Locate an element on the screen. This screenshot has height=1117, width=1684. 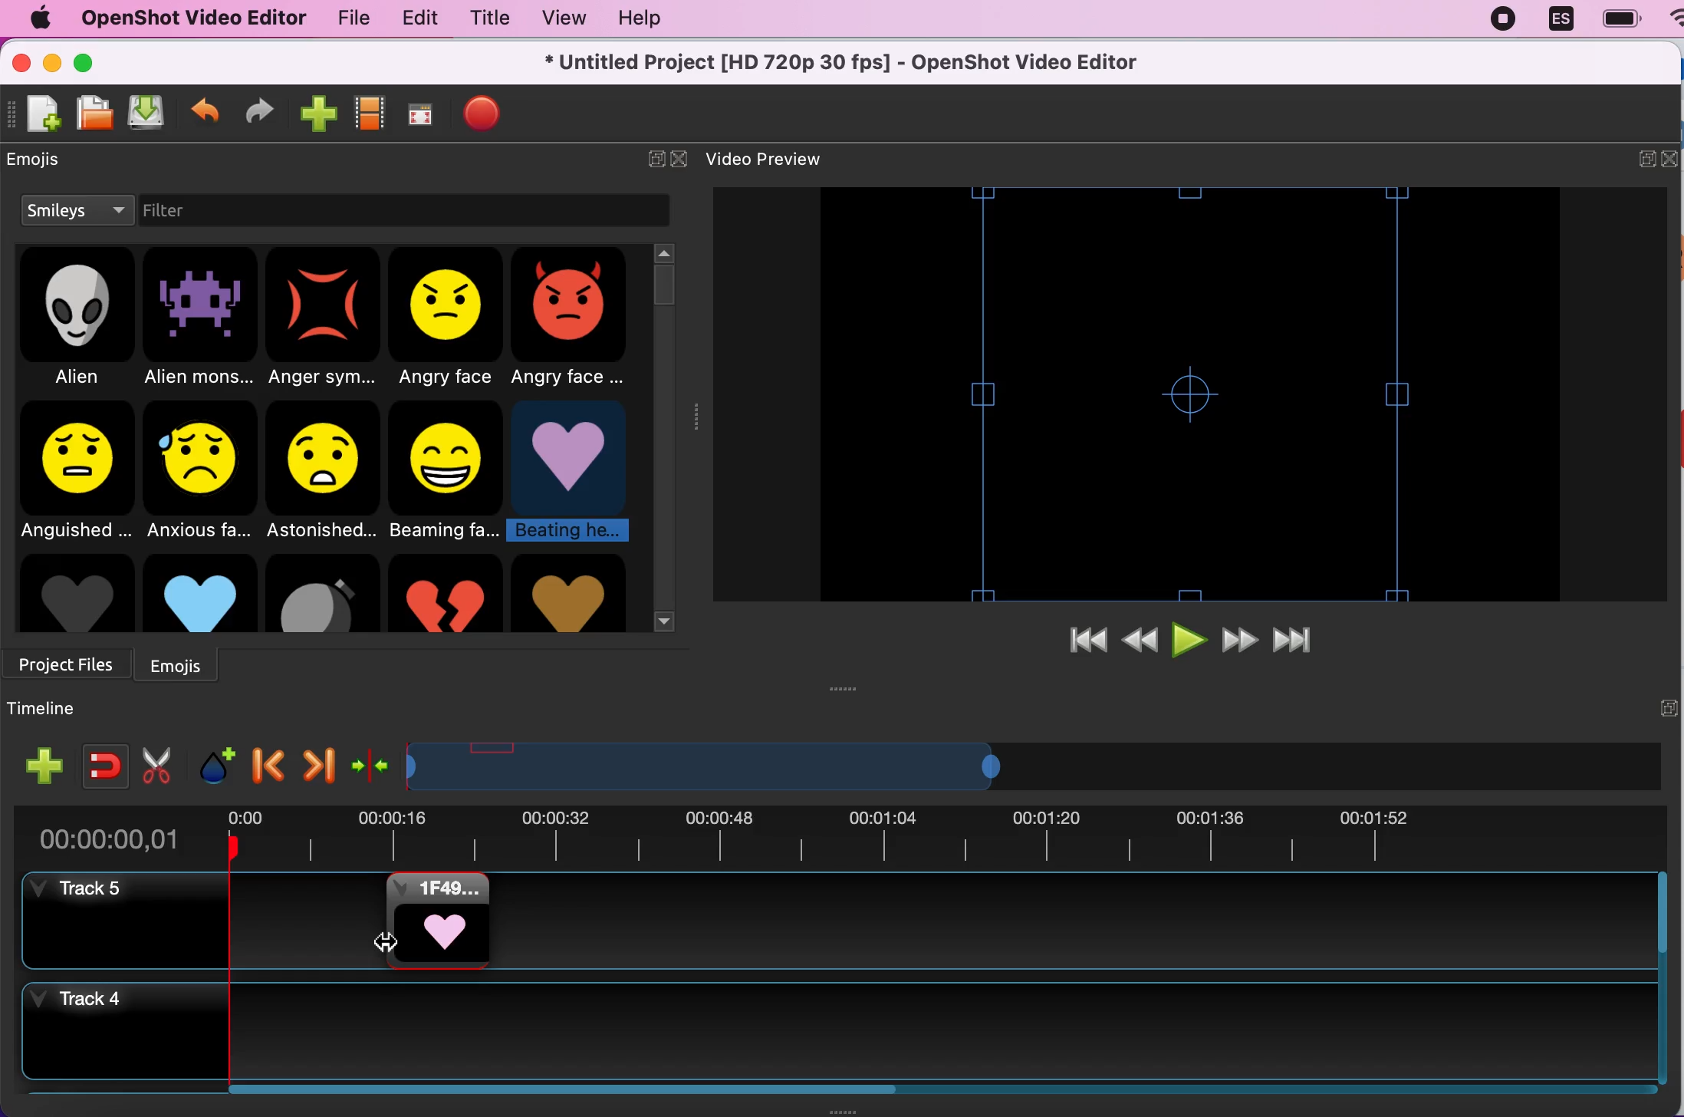
Broken heart is located at coordinates (445, 593).